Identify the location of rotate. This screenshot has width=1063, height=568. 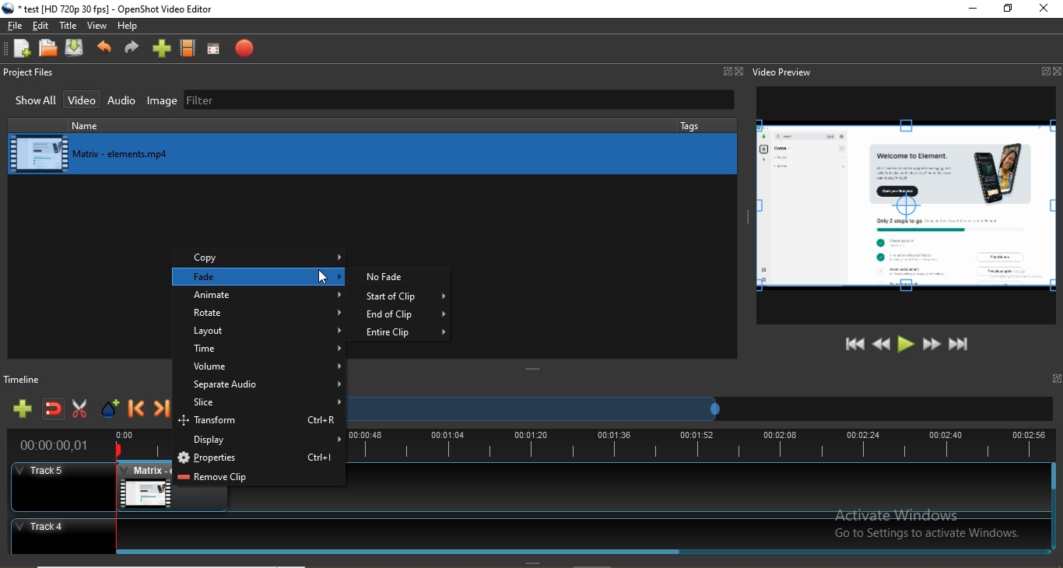
(257, 313).